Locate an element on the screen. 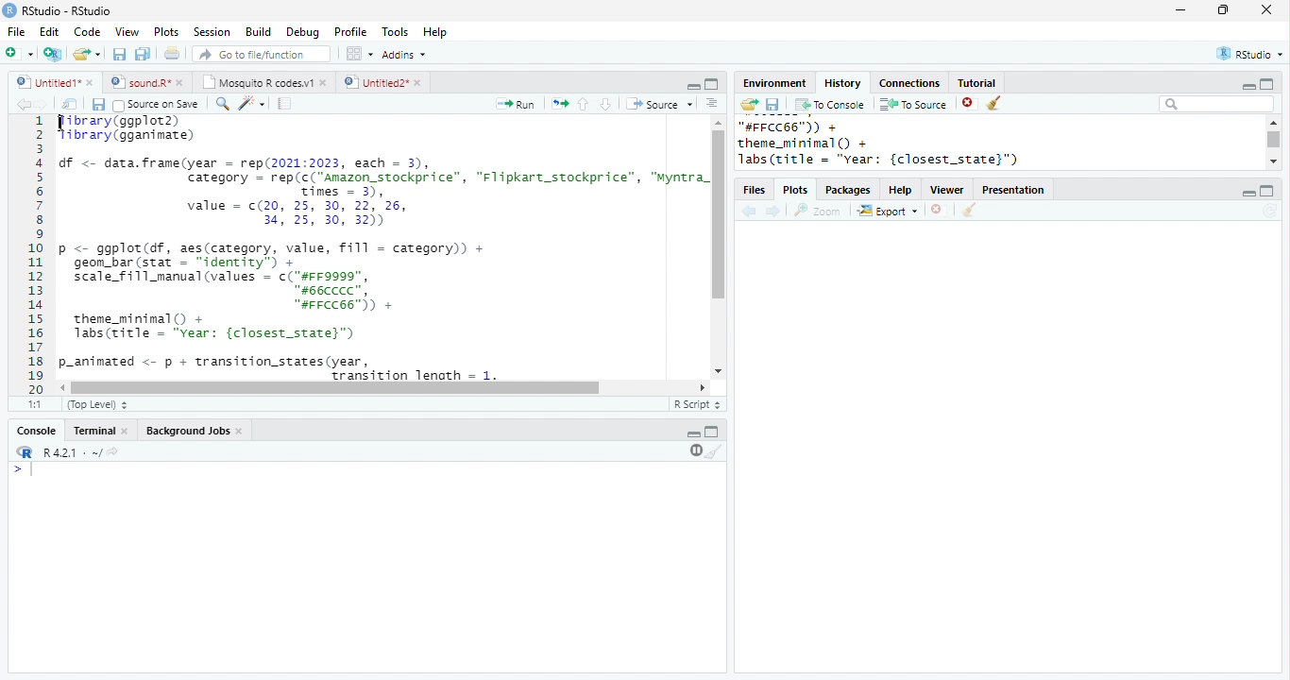 Image resolution: width=1290 pixels, height=680 pixels. library(ggplot2) library(gganimate) is located at coordinates (137, 128).